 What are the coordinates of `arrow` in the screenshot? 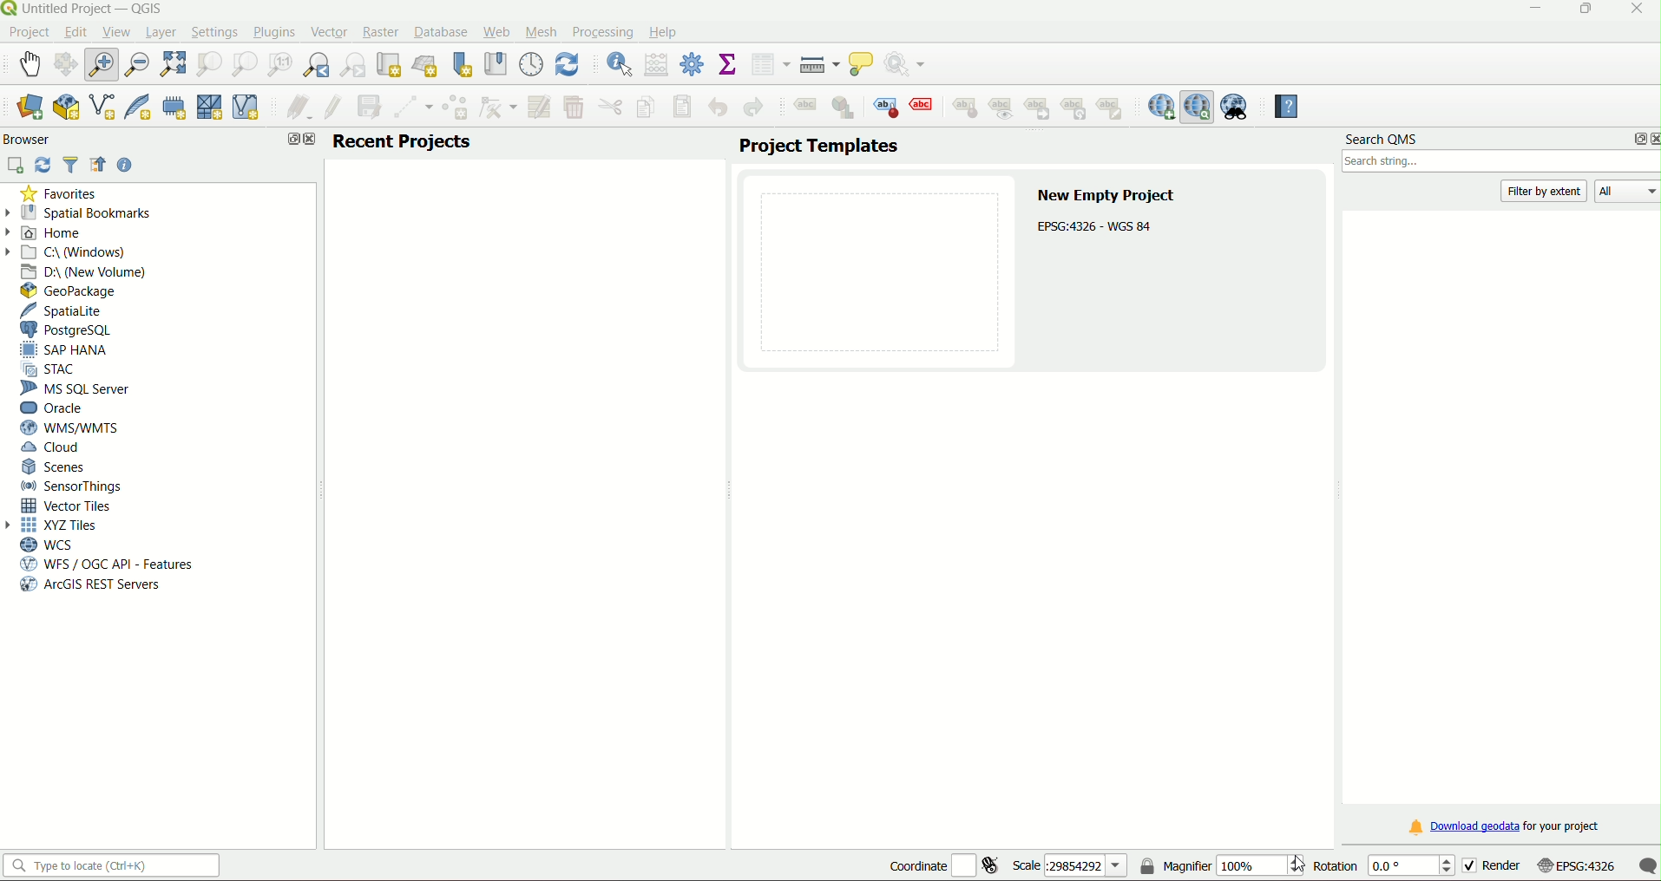 It's located at (13, 525).